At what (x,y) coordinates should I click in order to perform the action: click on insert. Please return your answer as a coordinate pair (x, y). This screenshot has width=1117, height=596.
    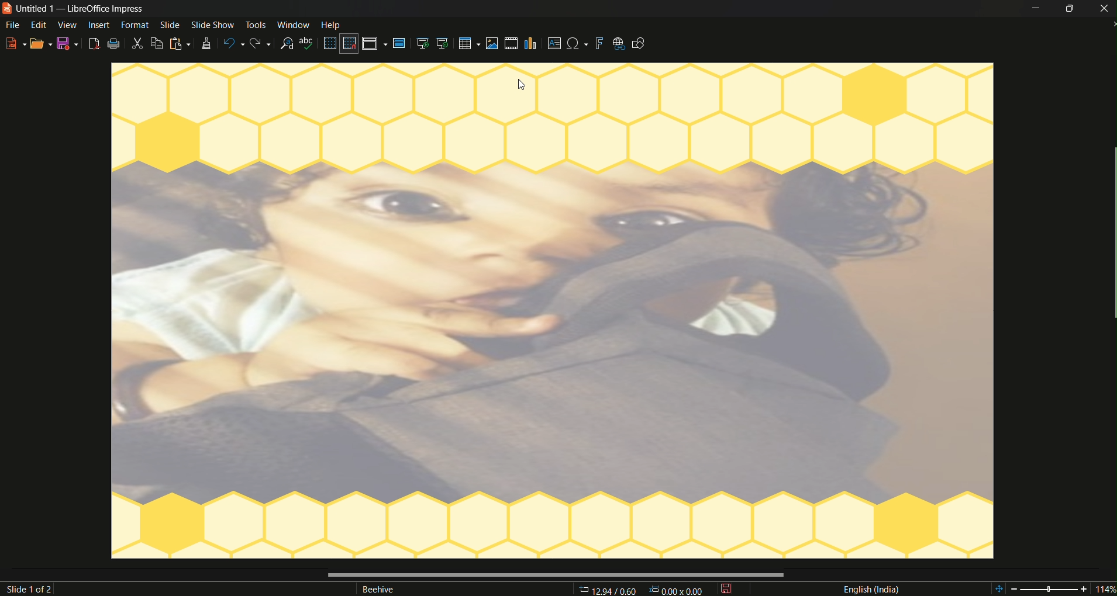
    Looking at the image, I should click on (98, 25).